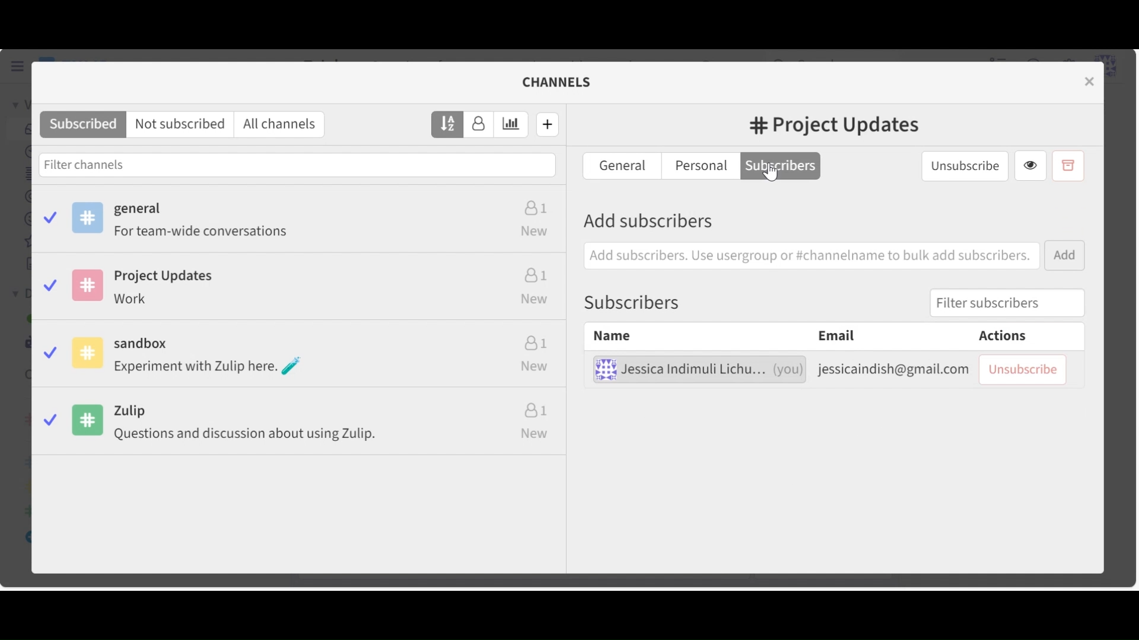 The image size is (1139, 640). I want to click on All channels, so click(281, 124).